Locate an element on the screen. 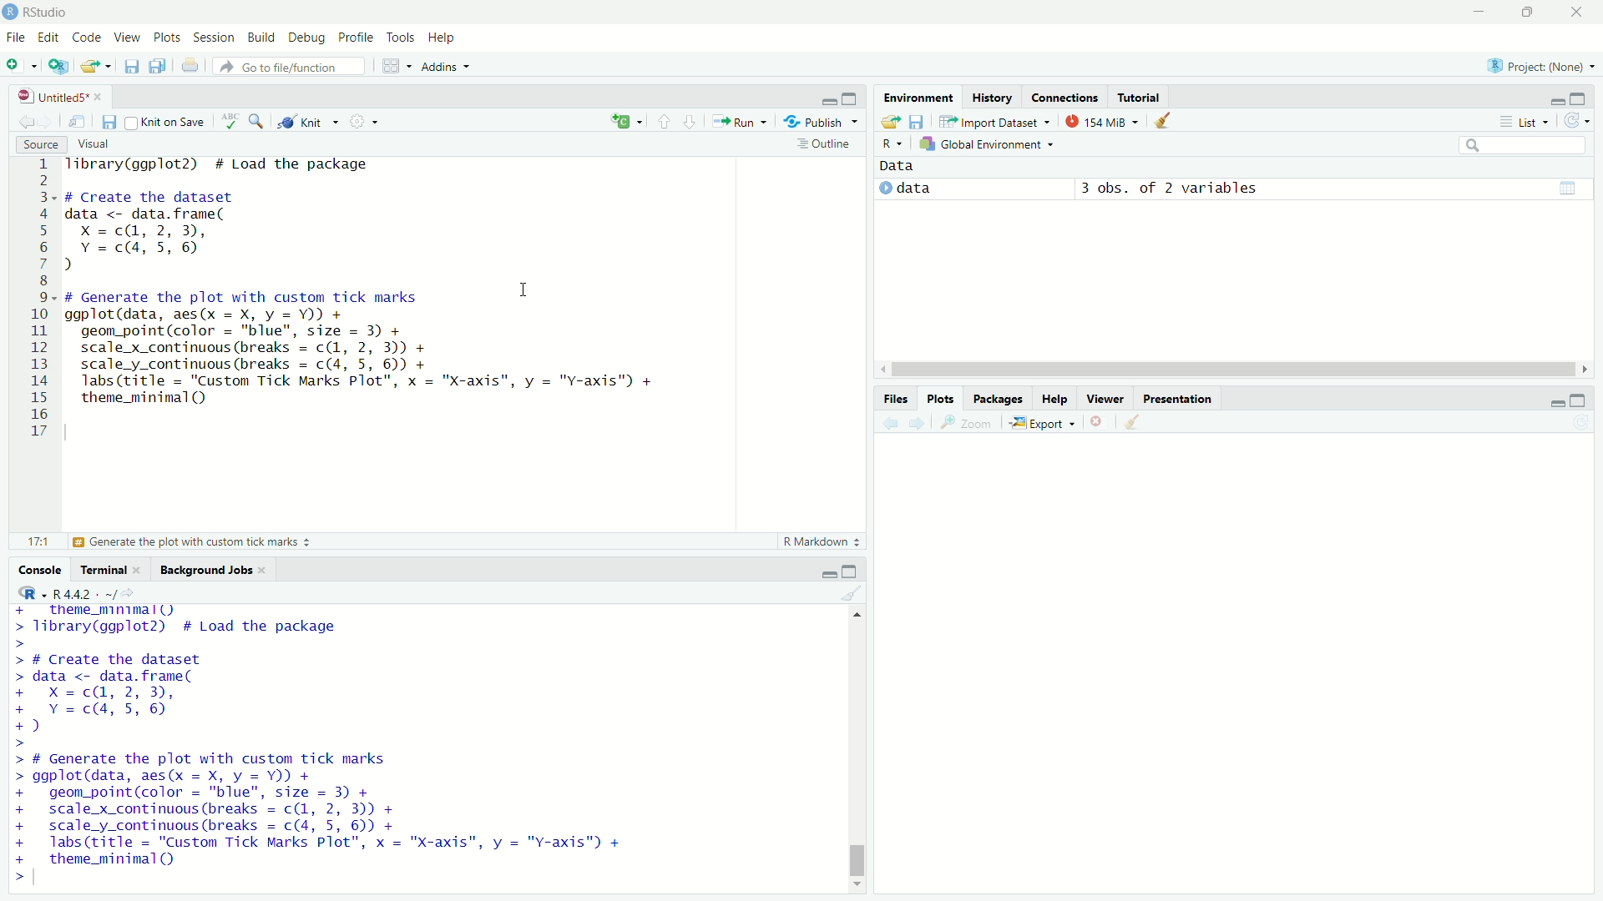  scrollbar is located at coordinates (1229, 369).